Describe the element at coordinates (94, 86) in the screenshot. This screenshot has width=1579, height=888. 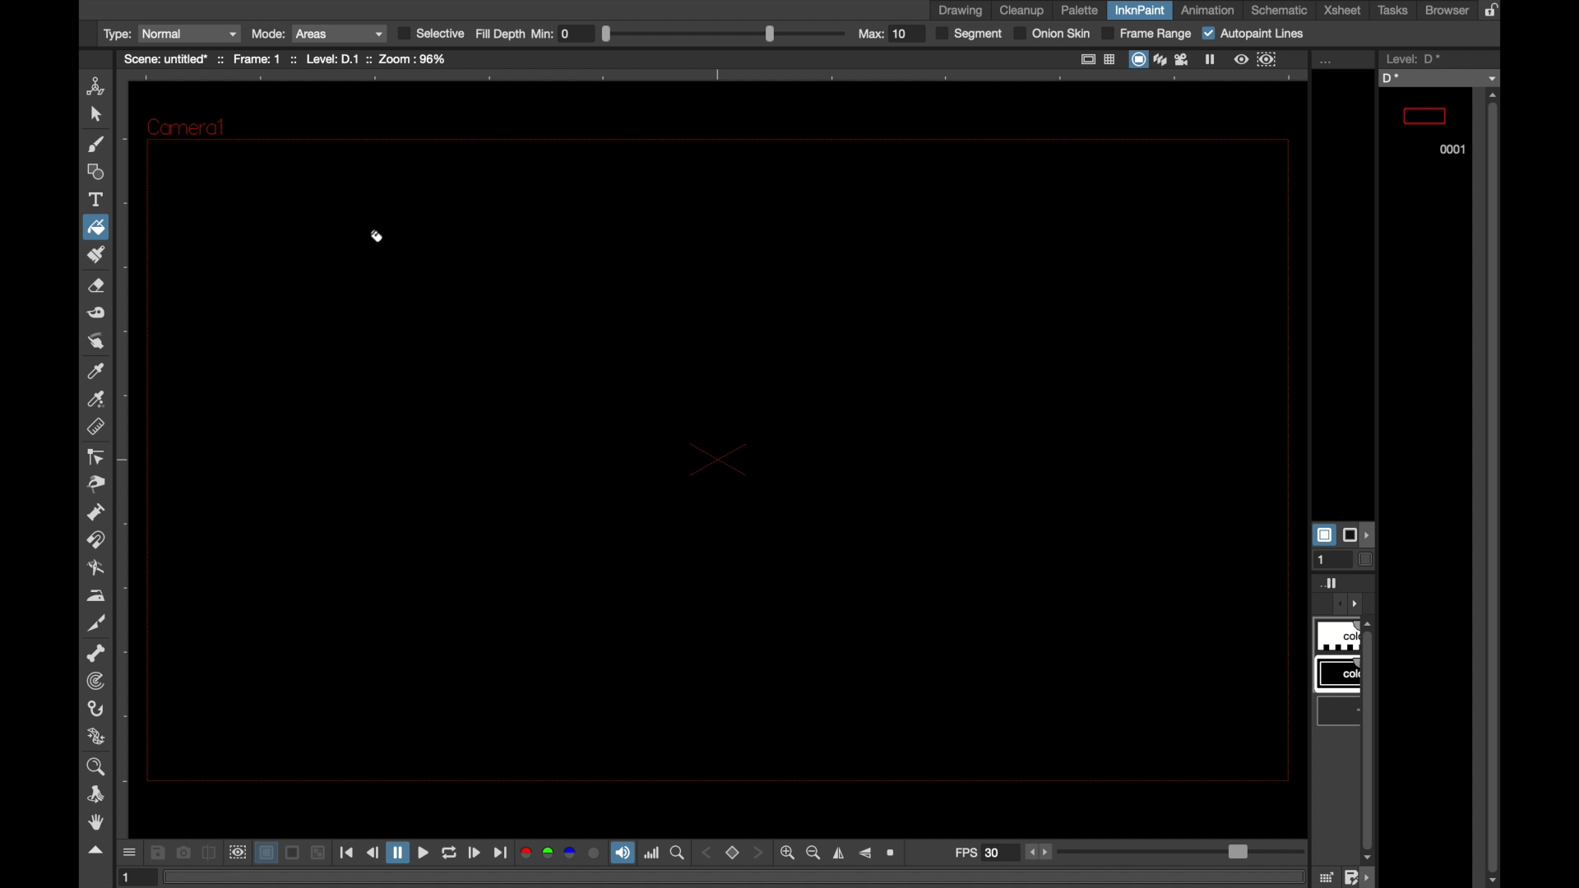
I see `animate tool ` at that location.